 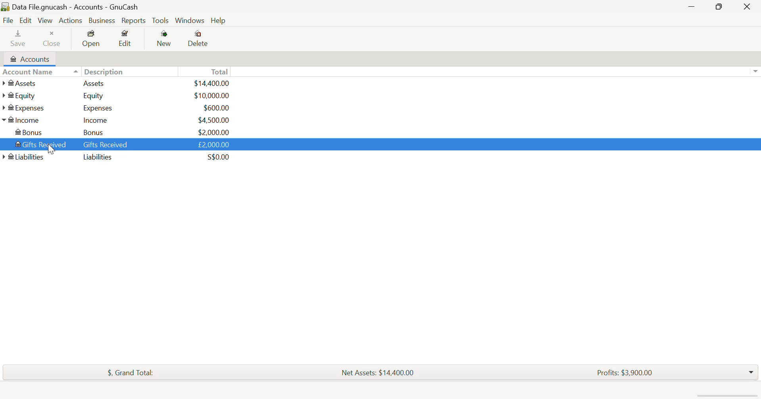 I want to click on Cursor Position, so click(x=50, y=146).